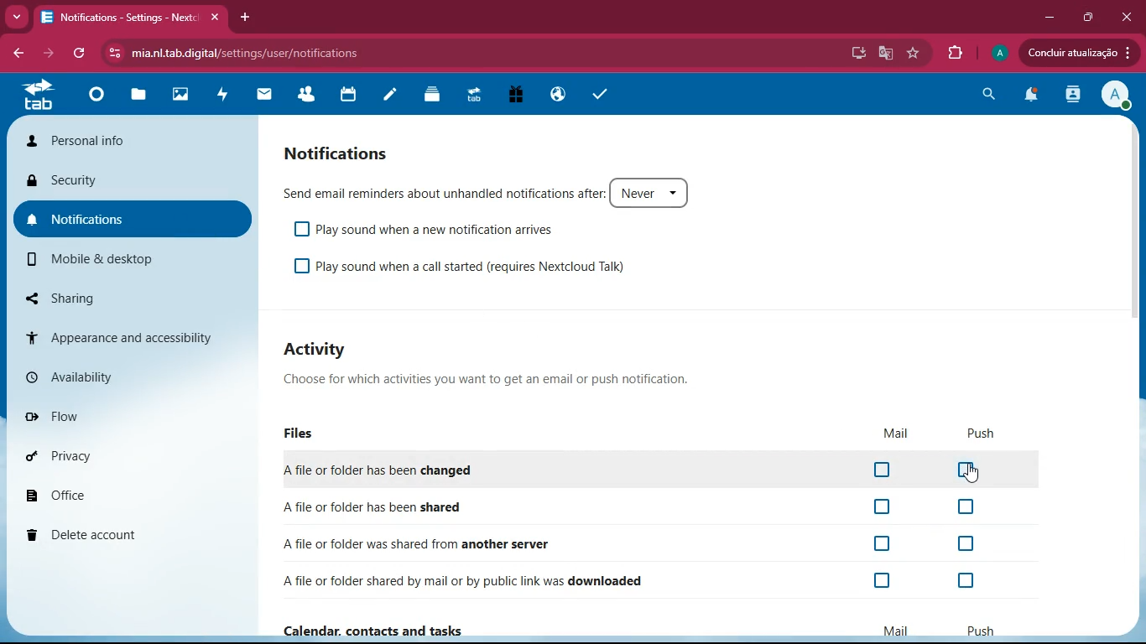 This screenshot has height=644, width=1146. Describe the element at coordinates (896, 434) in the screenshot. I see `mail` at that location.